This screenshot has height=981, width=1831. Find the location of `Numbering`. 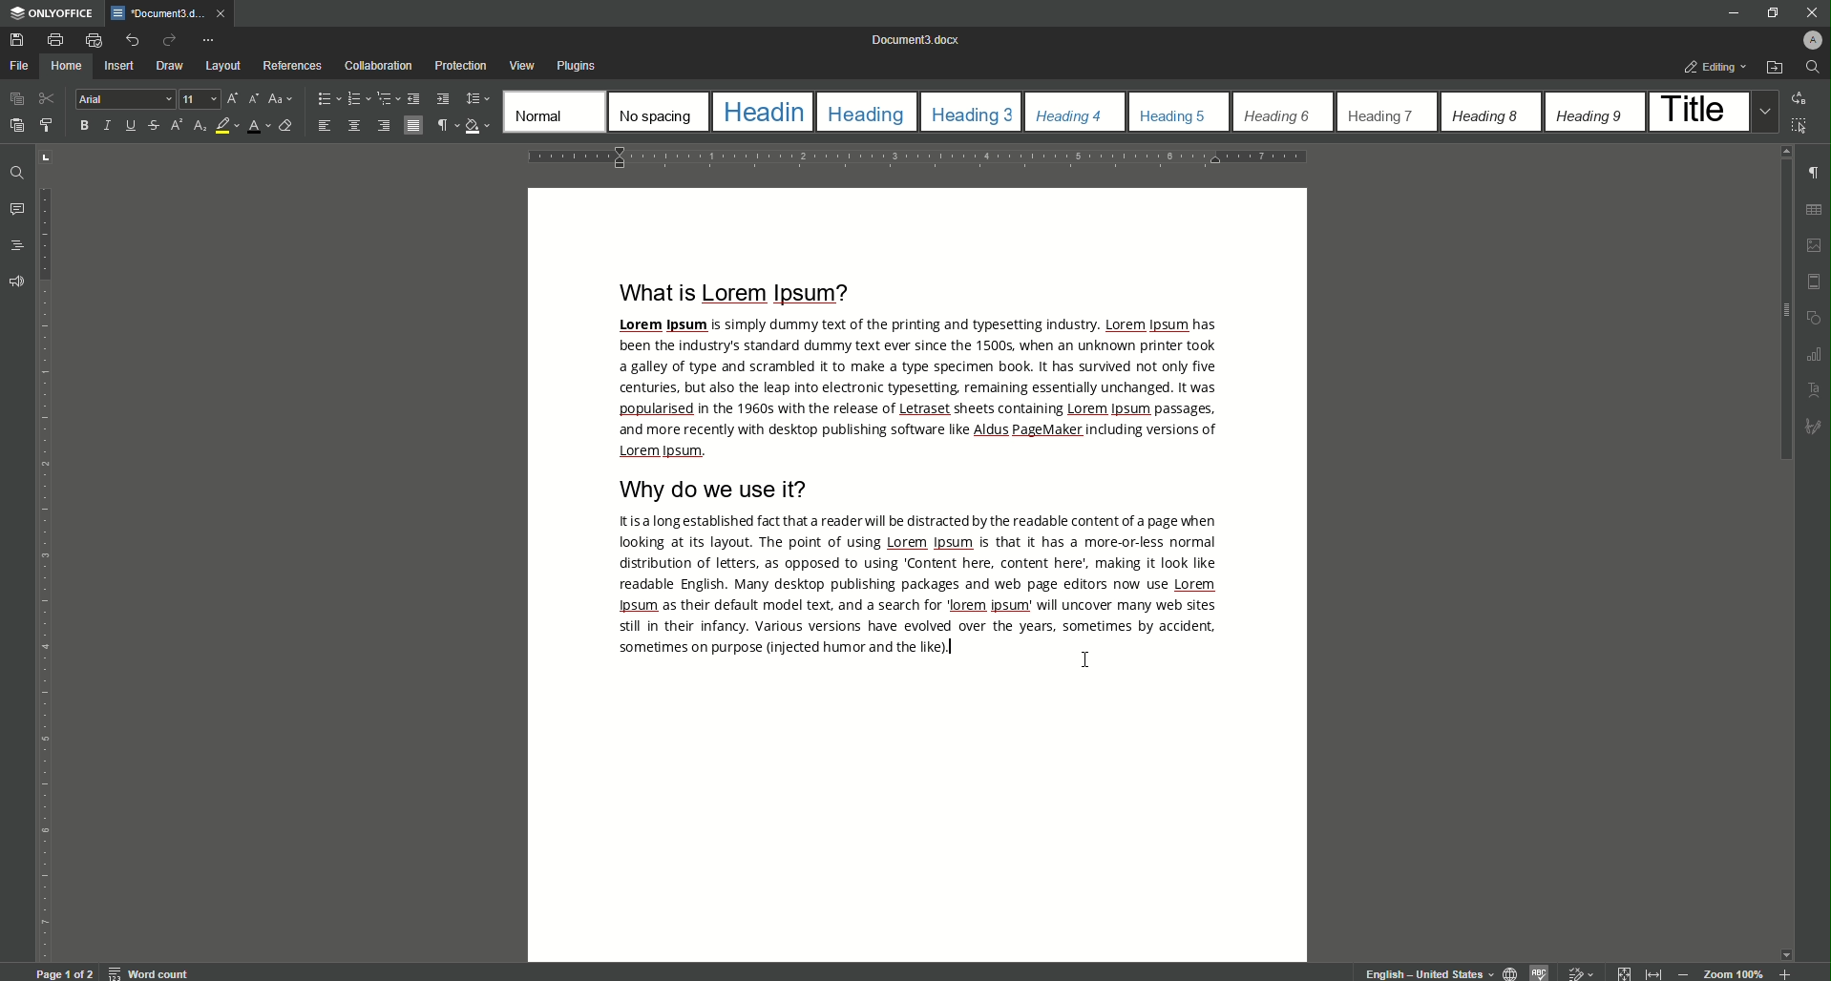

Numbering is located at coordinates (354, 99).